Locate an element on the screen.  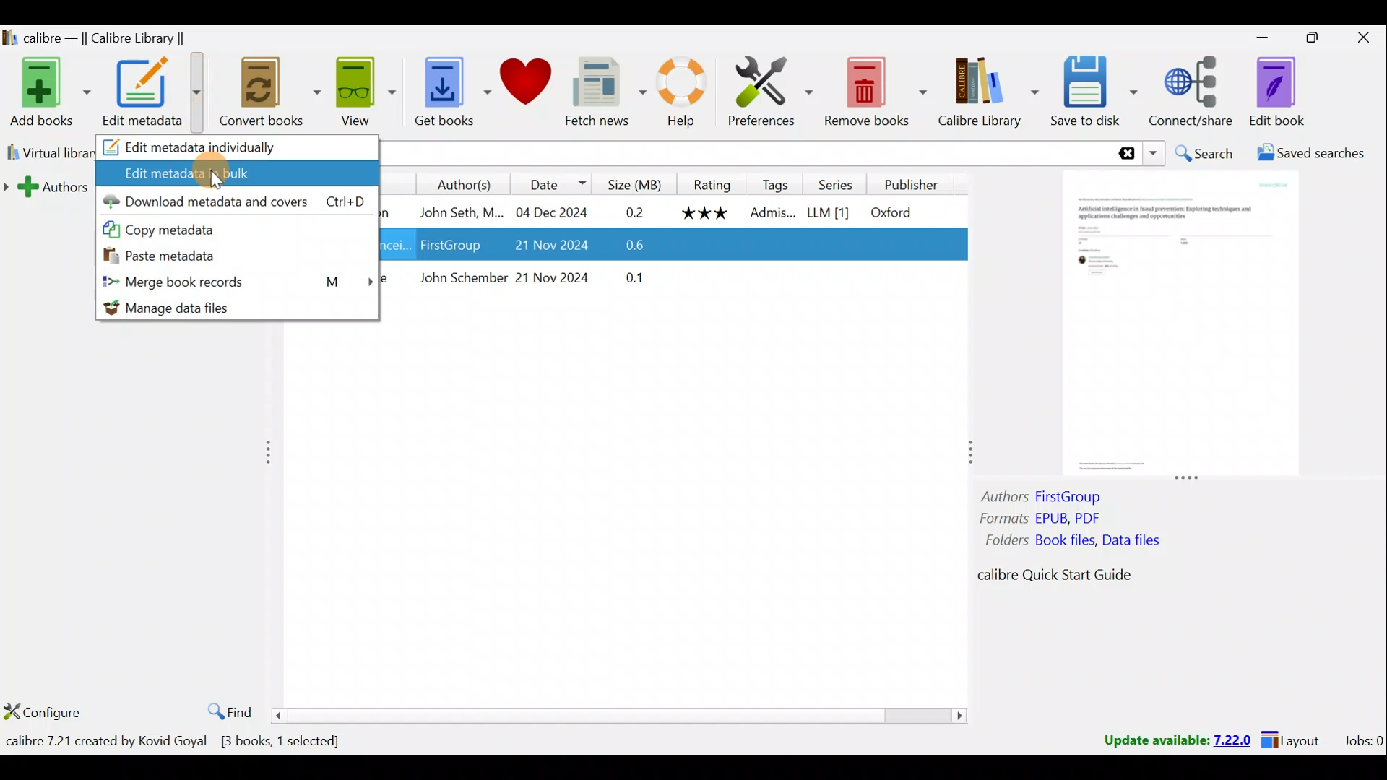
Series is located at coordinates (842, 183).